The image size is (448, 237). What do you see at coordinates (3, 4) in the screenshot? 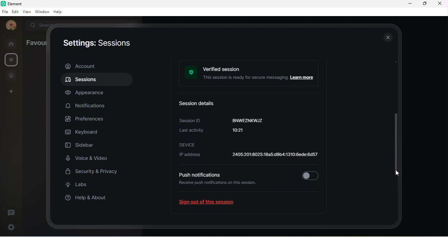
I see `element logo` at bounding box center [3, 4].